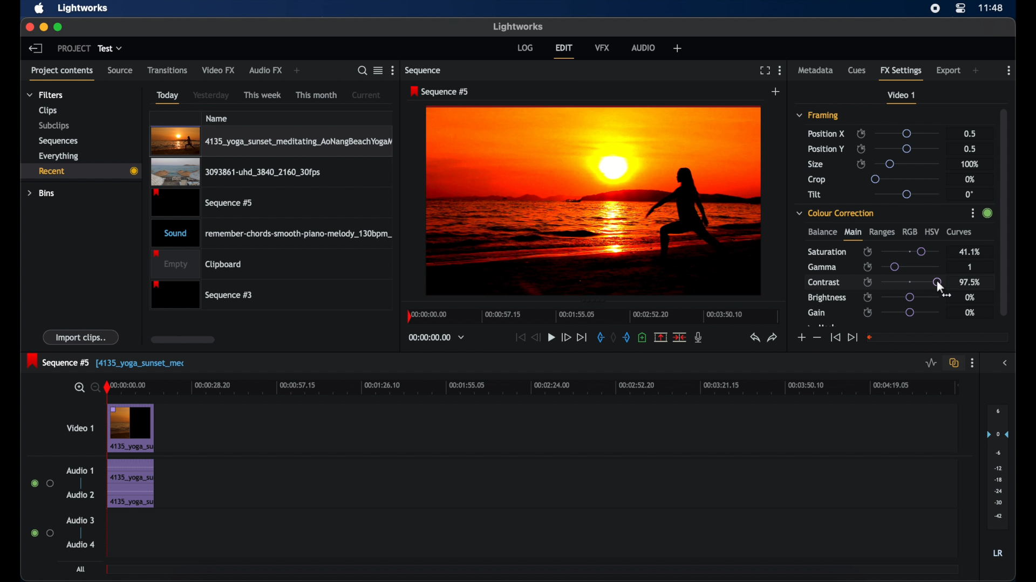  I want to click on add, so click(776, 92).